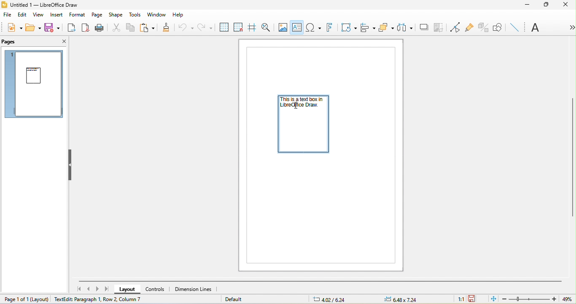 The width and height of the screenshot is (576, 304). What do you see at coordinates (76, 288) in the screenshot?
I see `first page` at bounding box center [76, 288].